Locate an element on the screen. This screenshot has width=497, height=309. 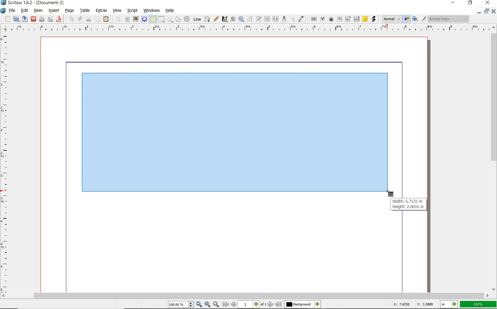
system logo is located at coordinates (4, 10).